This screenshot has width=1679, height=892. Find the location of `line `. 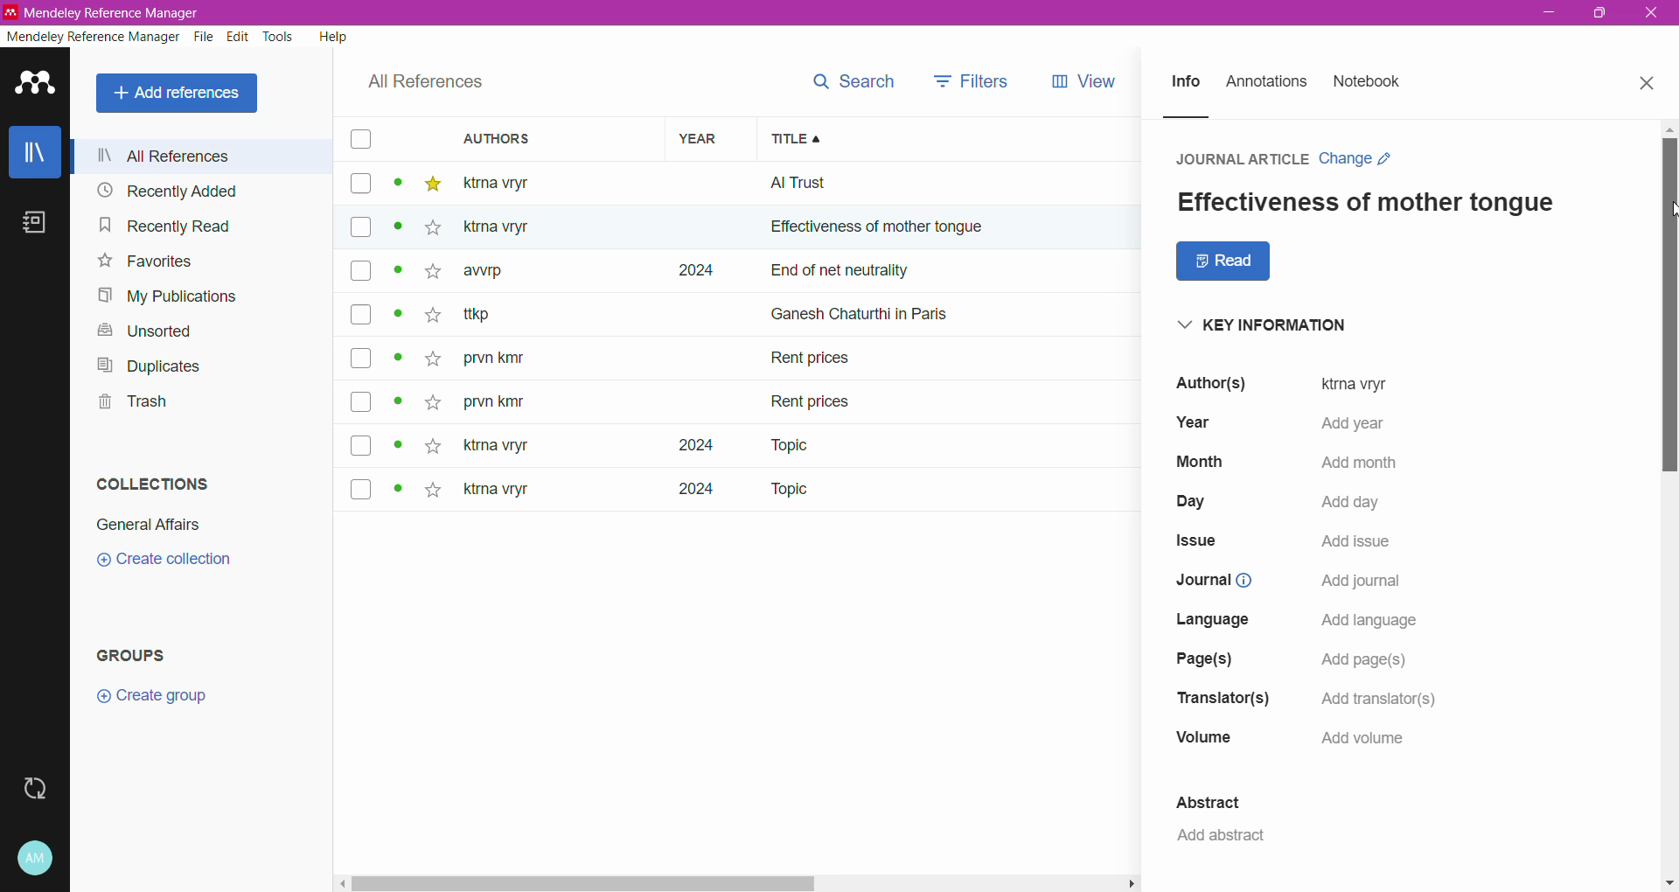

line  is located at coordinates (1202, 117).